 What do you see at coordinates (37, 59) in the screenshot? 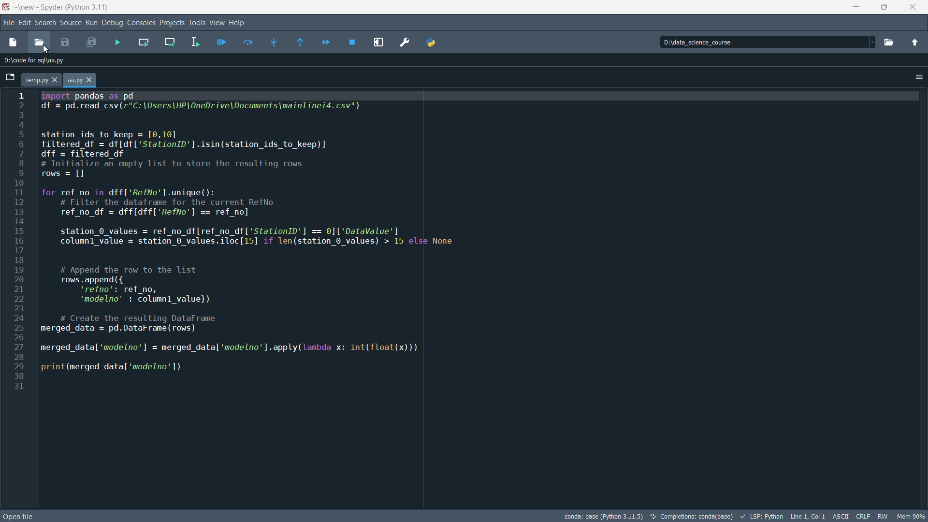
I see `current file path` at bounding box center [37, 59].